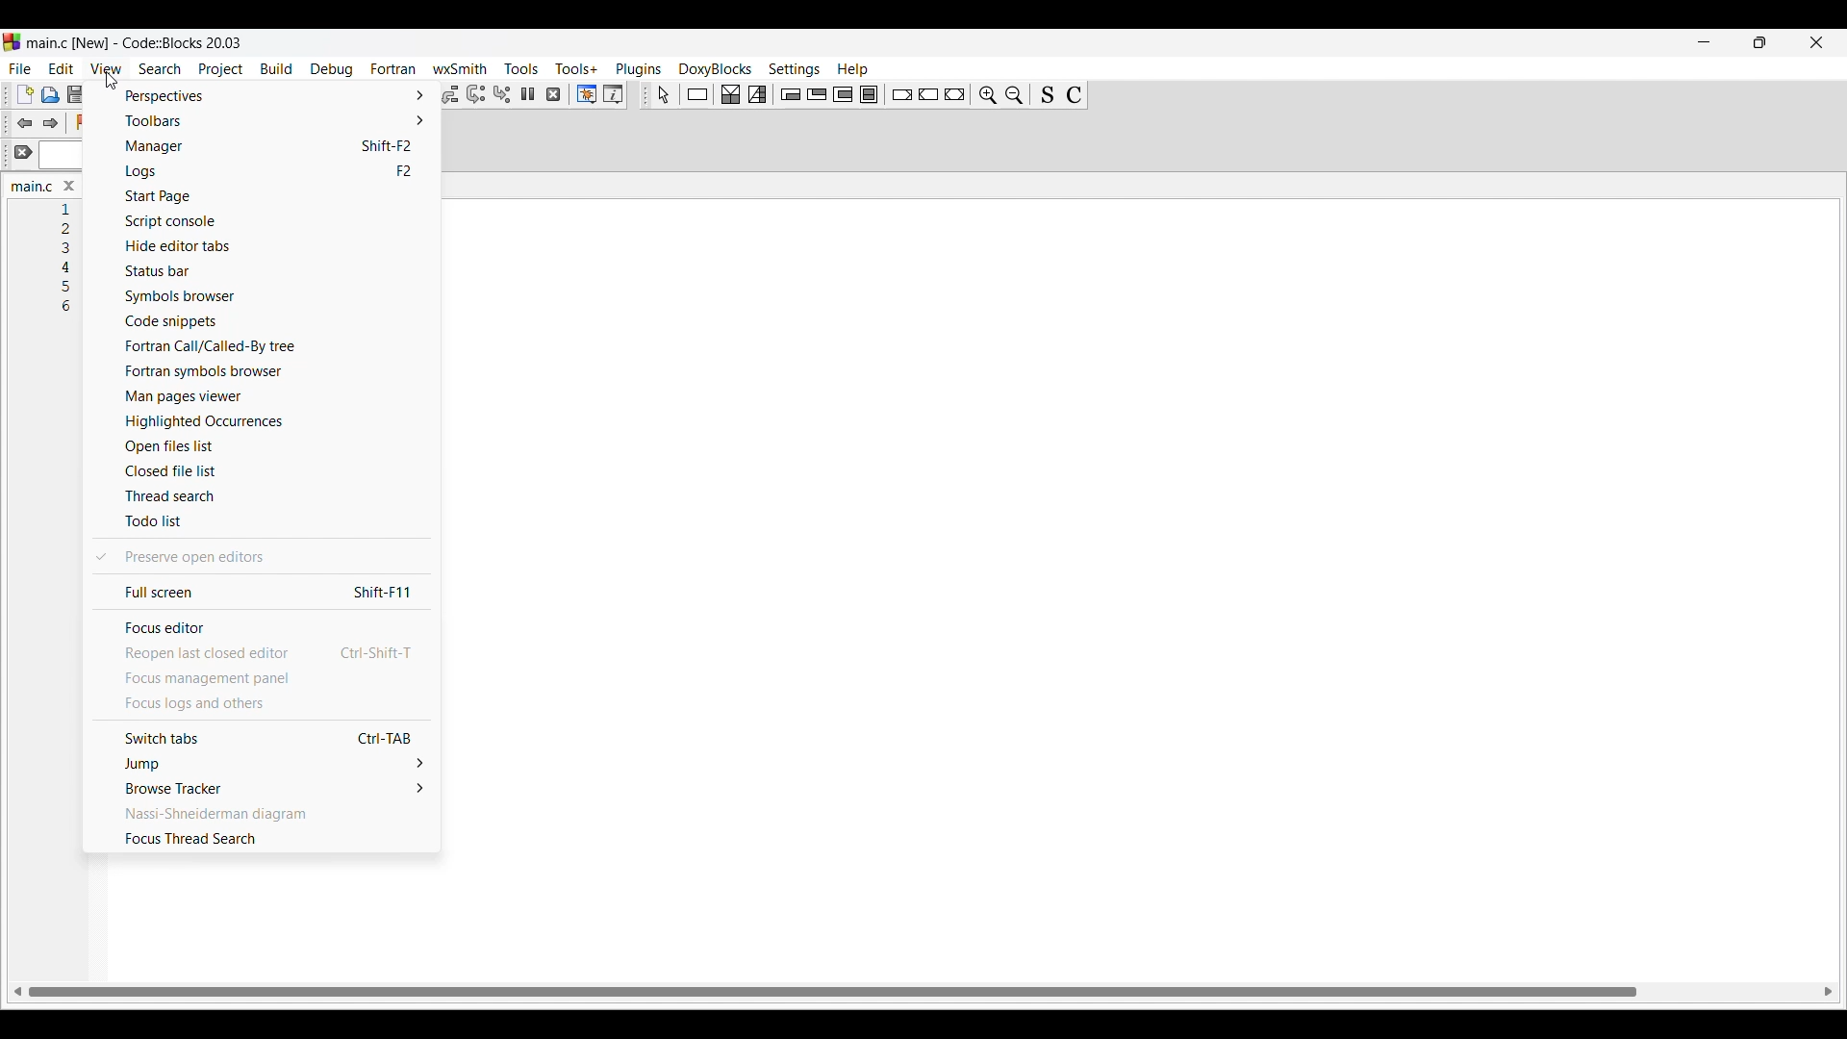  I want to click on Stop debugger, so click(553, 94).